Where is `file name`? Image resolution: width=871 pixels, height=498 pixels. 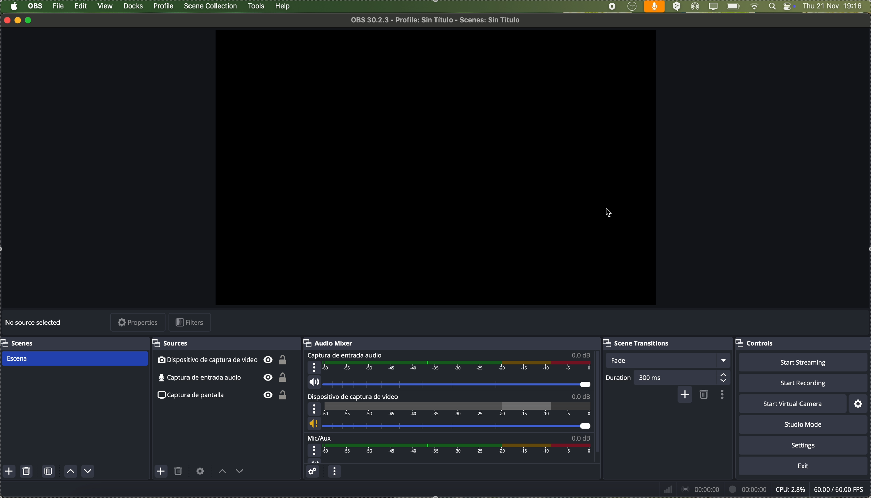 file name is located at coordinates (438, 20).